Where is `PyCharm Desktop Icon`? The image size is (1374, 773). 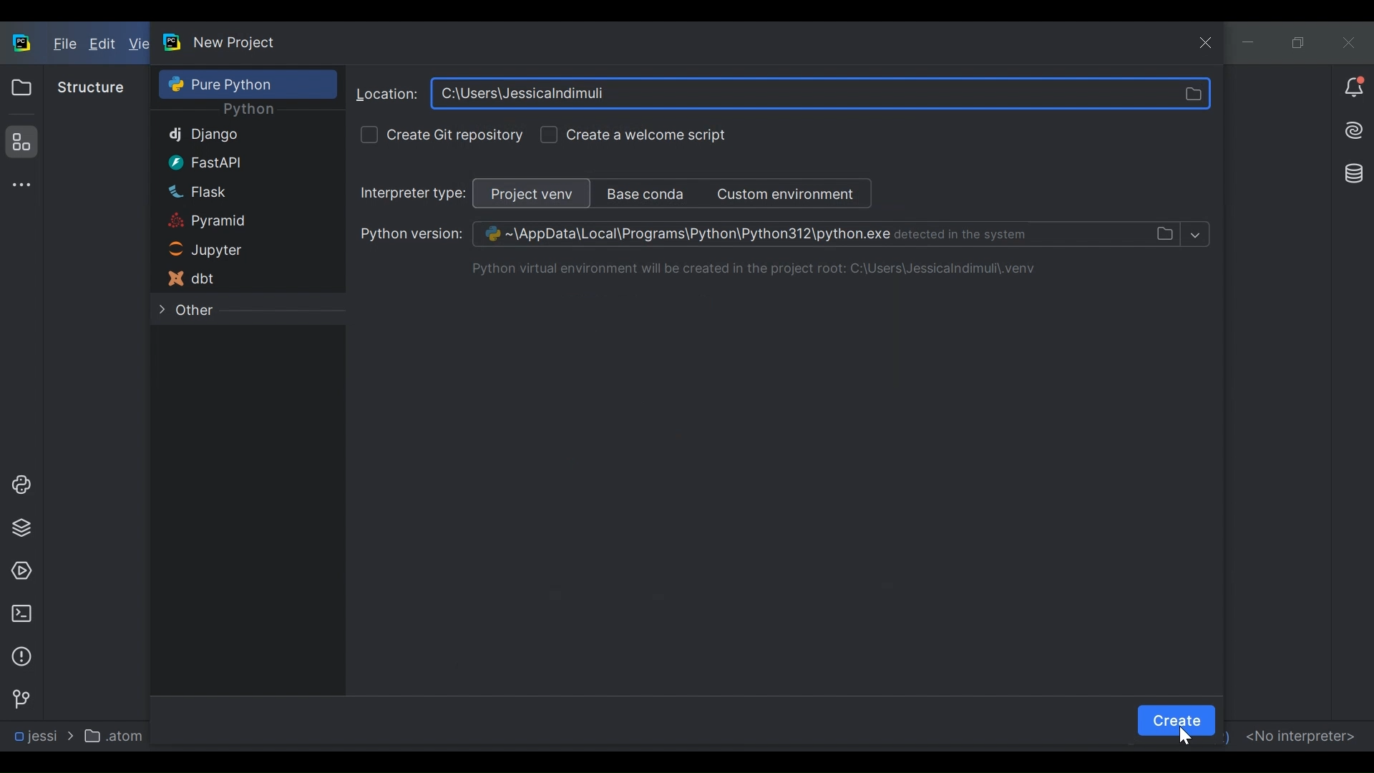
PyCharm Desktop Icon is located at coordinates (23, 44).